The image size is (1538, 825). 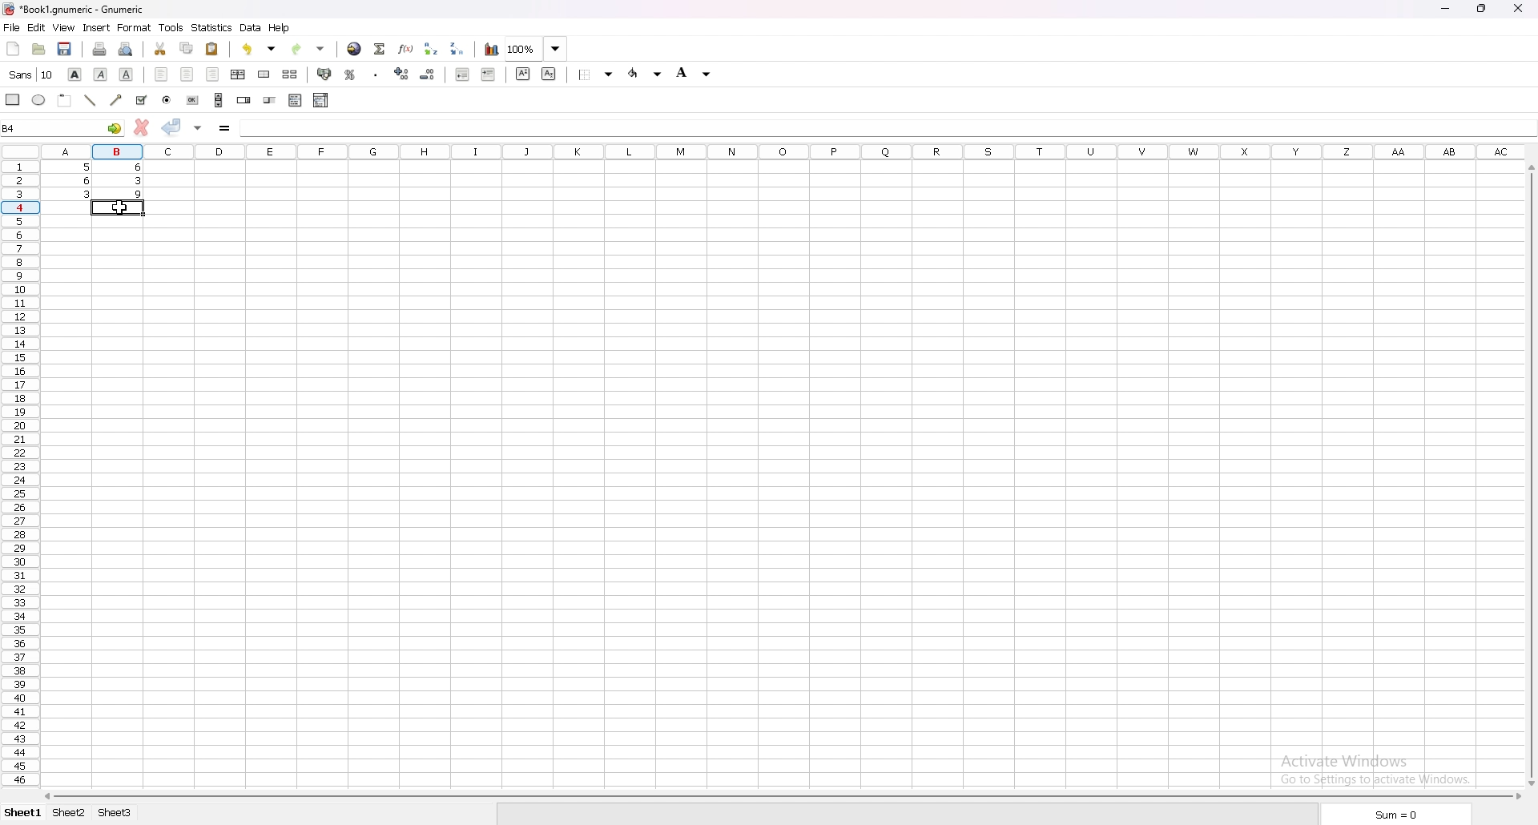 What do you see at coordinates (160, 75) in the screenshot?
I see `align left` at bounding box center [160, 75].